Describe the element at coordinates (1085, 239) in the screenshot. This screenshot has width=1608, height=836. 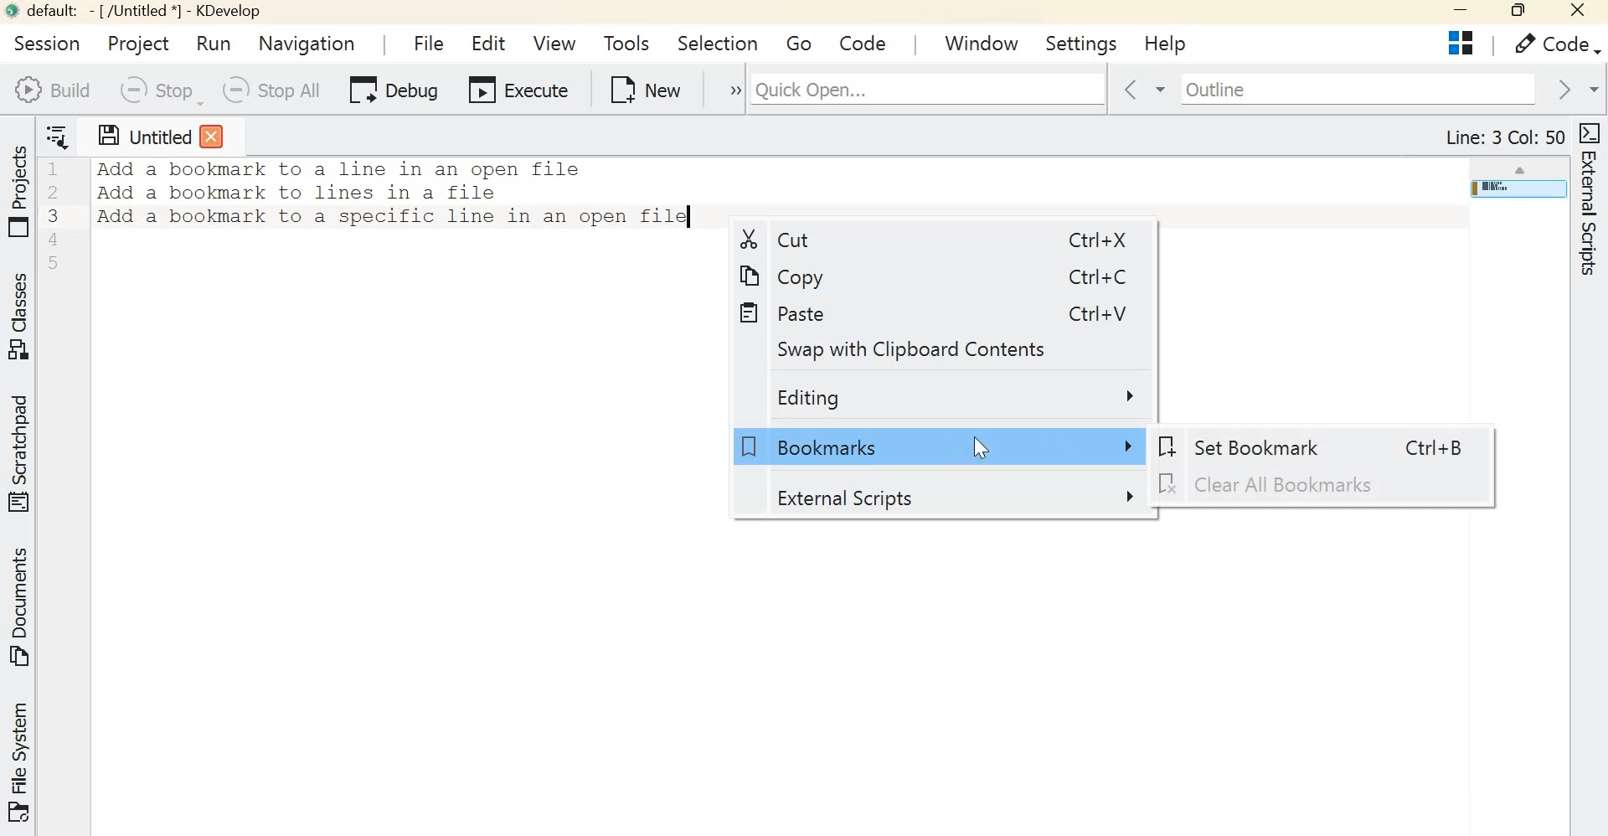
I see `Ctrl+X` at that location.